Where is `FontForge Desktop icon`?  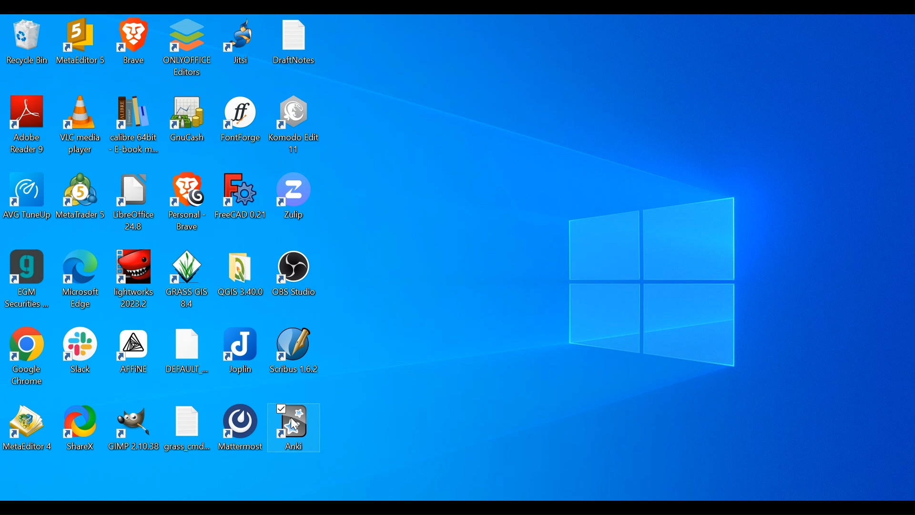
FontForge Desktop icon is located at coordinates (241, 122).